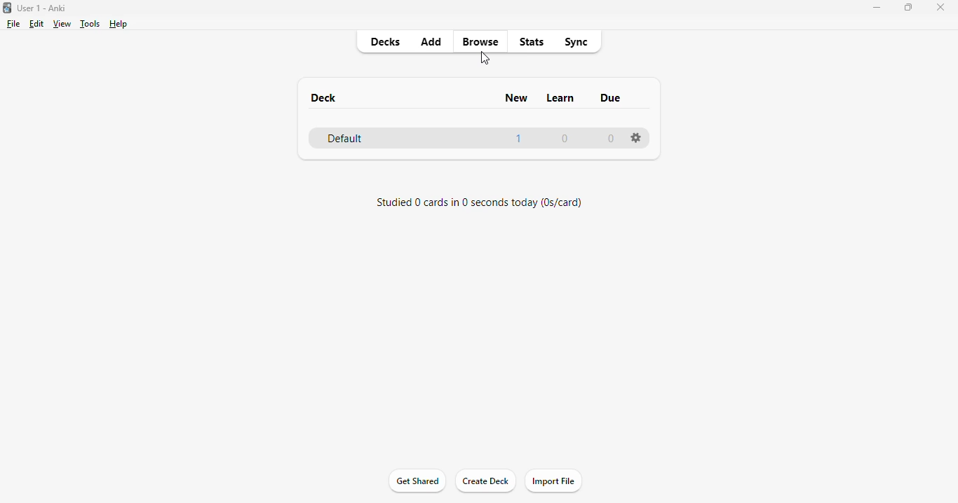 The width and height of the screenshot is (958, 503). What do you see at coordinates (344, 139) in the screenshot?
I see `default` at bounding box center [344, 139].